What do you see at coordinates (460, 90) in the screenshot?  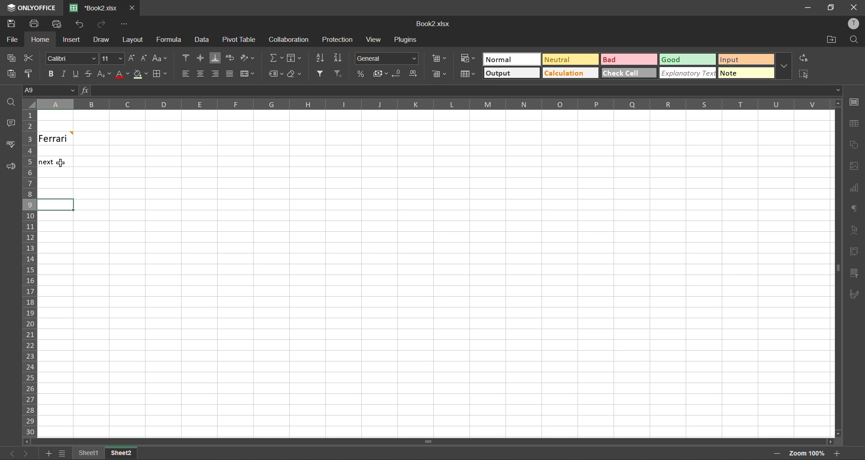 I see `formula bar` at bounding box center [460, 90].